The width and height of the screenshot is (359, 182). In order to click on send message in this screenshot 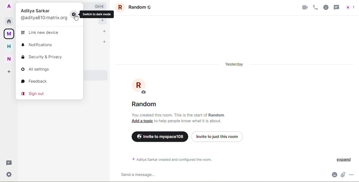, I will do `click(140, 174)`.